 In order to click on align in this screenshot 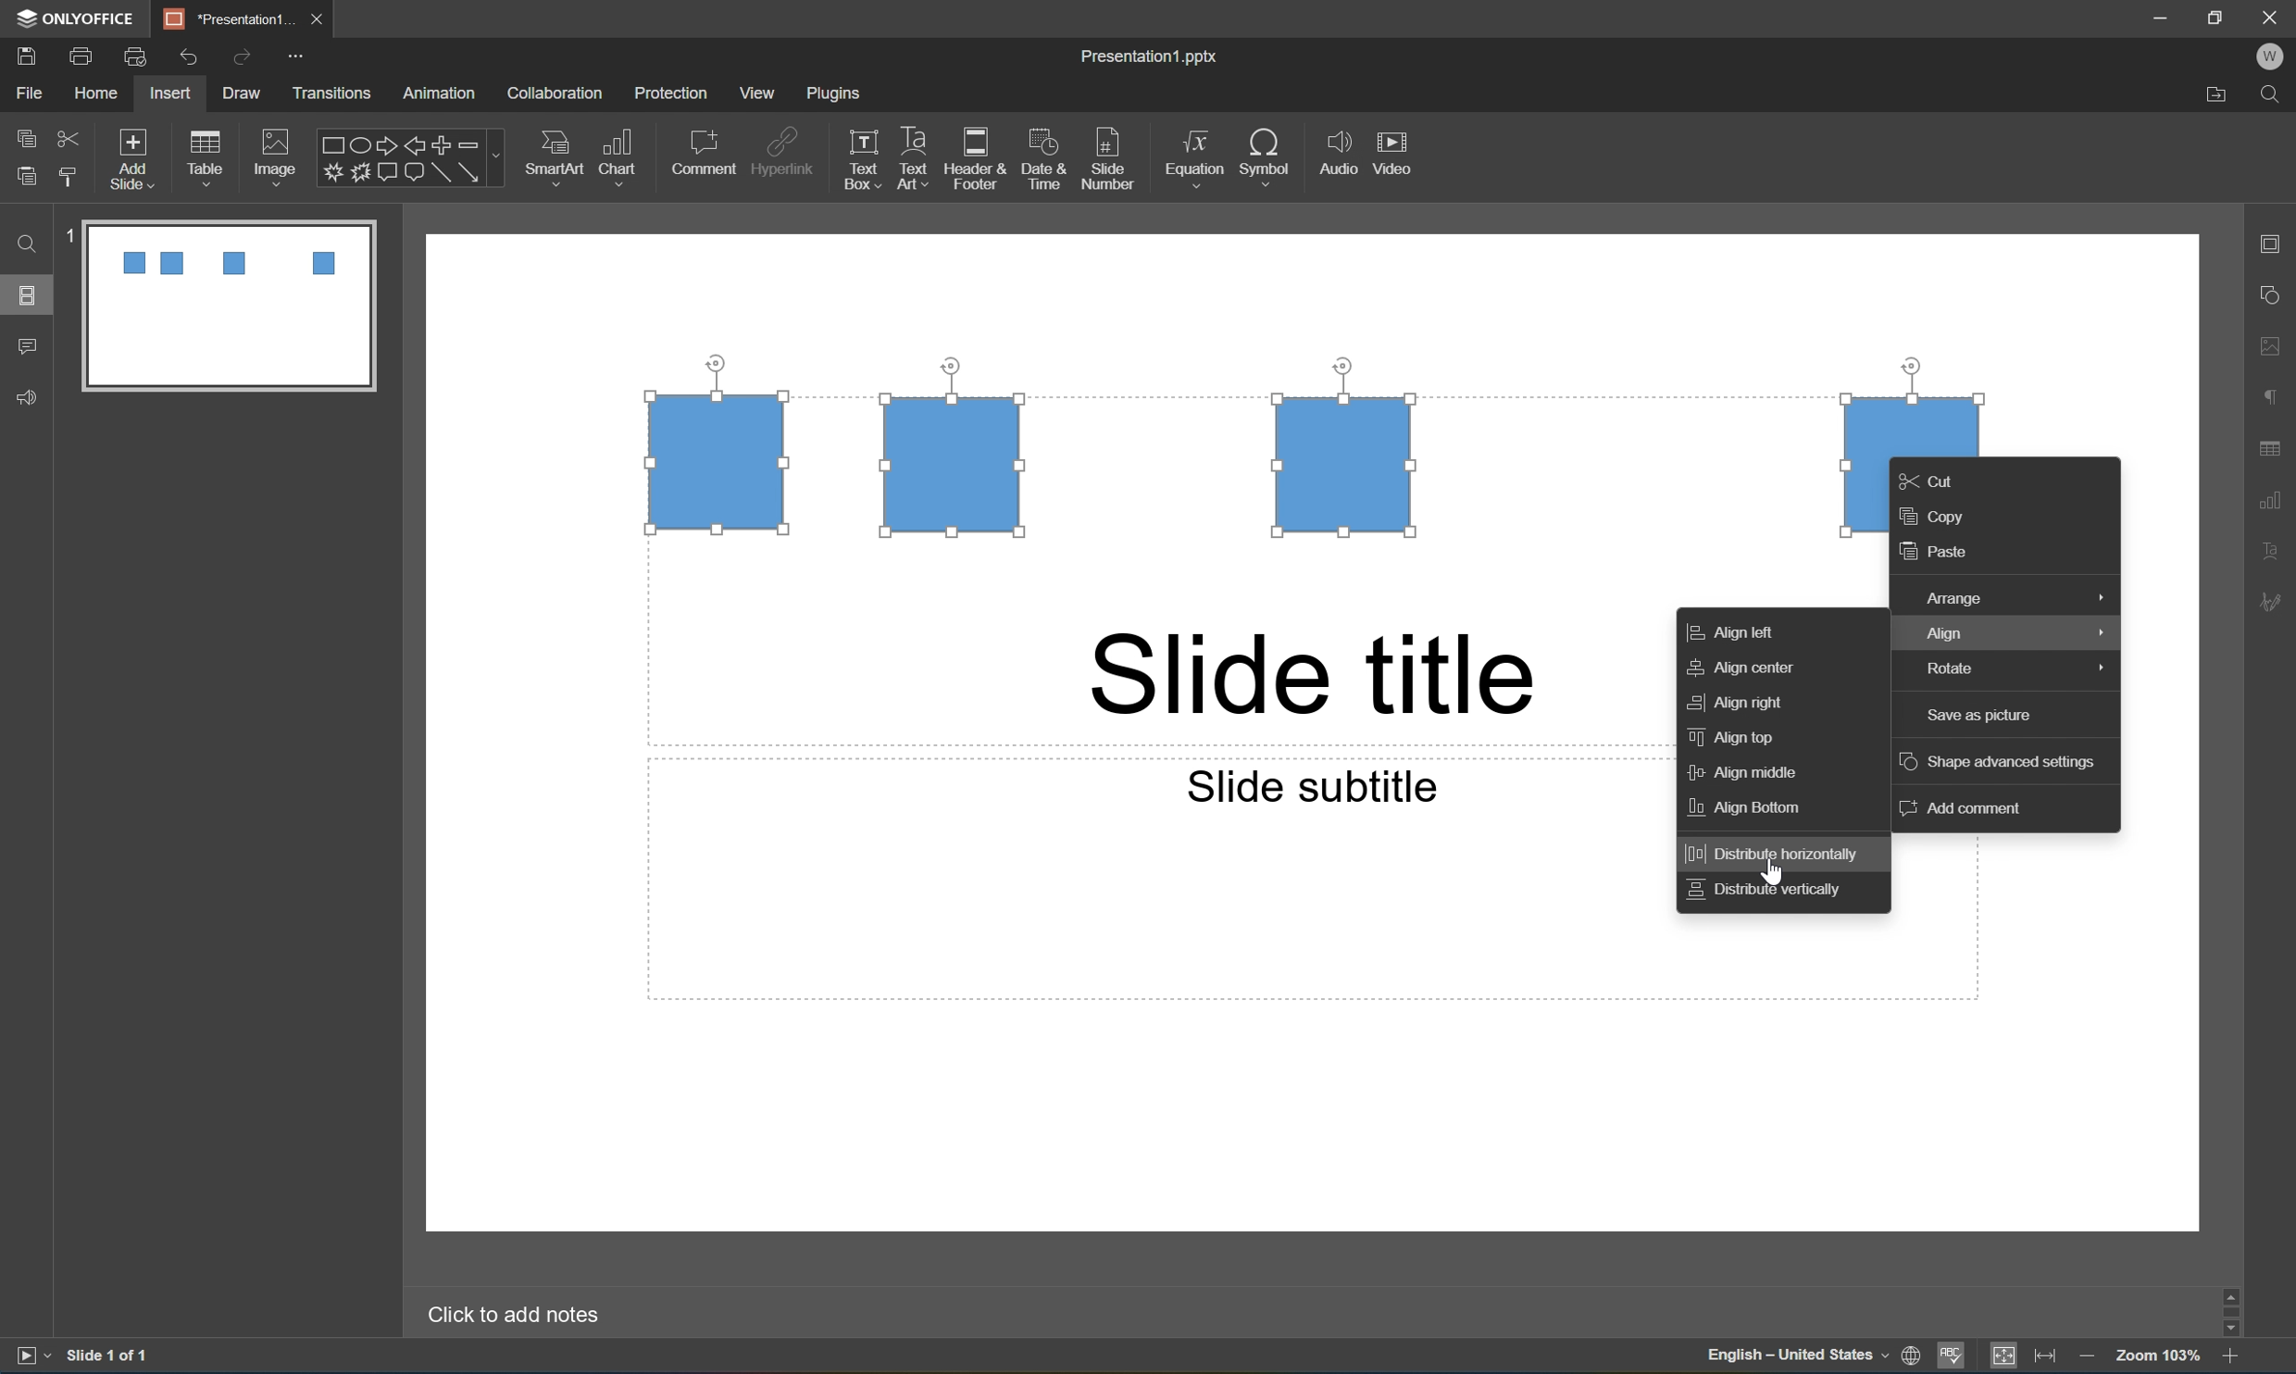, I will do `click(2003, 635)`.